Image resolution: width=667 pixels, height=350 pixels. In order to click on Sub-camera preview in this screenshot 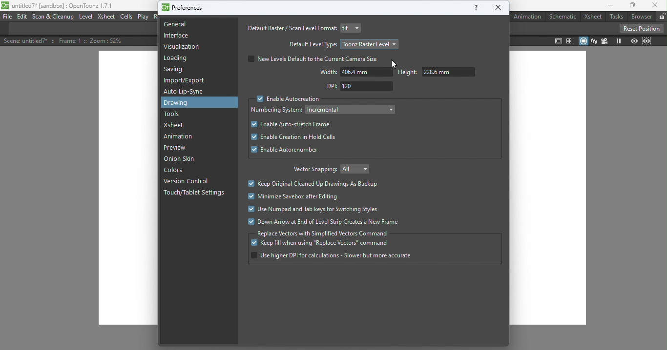, I will do `click(646, 41)`.